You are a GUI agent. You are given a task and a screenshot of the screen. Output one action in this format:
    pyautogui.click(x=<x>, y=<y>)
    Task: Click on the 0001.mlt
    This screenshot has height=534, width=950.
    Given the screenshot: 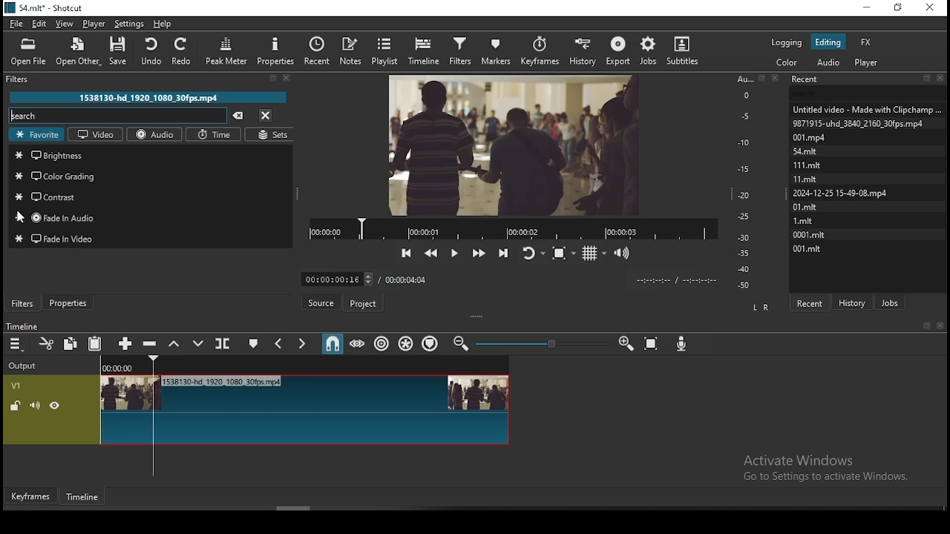 What is the action you would take?
    pyautogui.click(x=810, y=234)
    